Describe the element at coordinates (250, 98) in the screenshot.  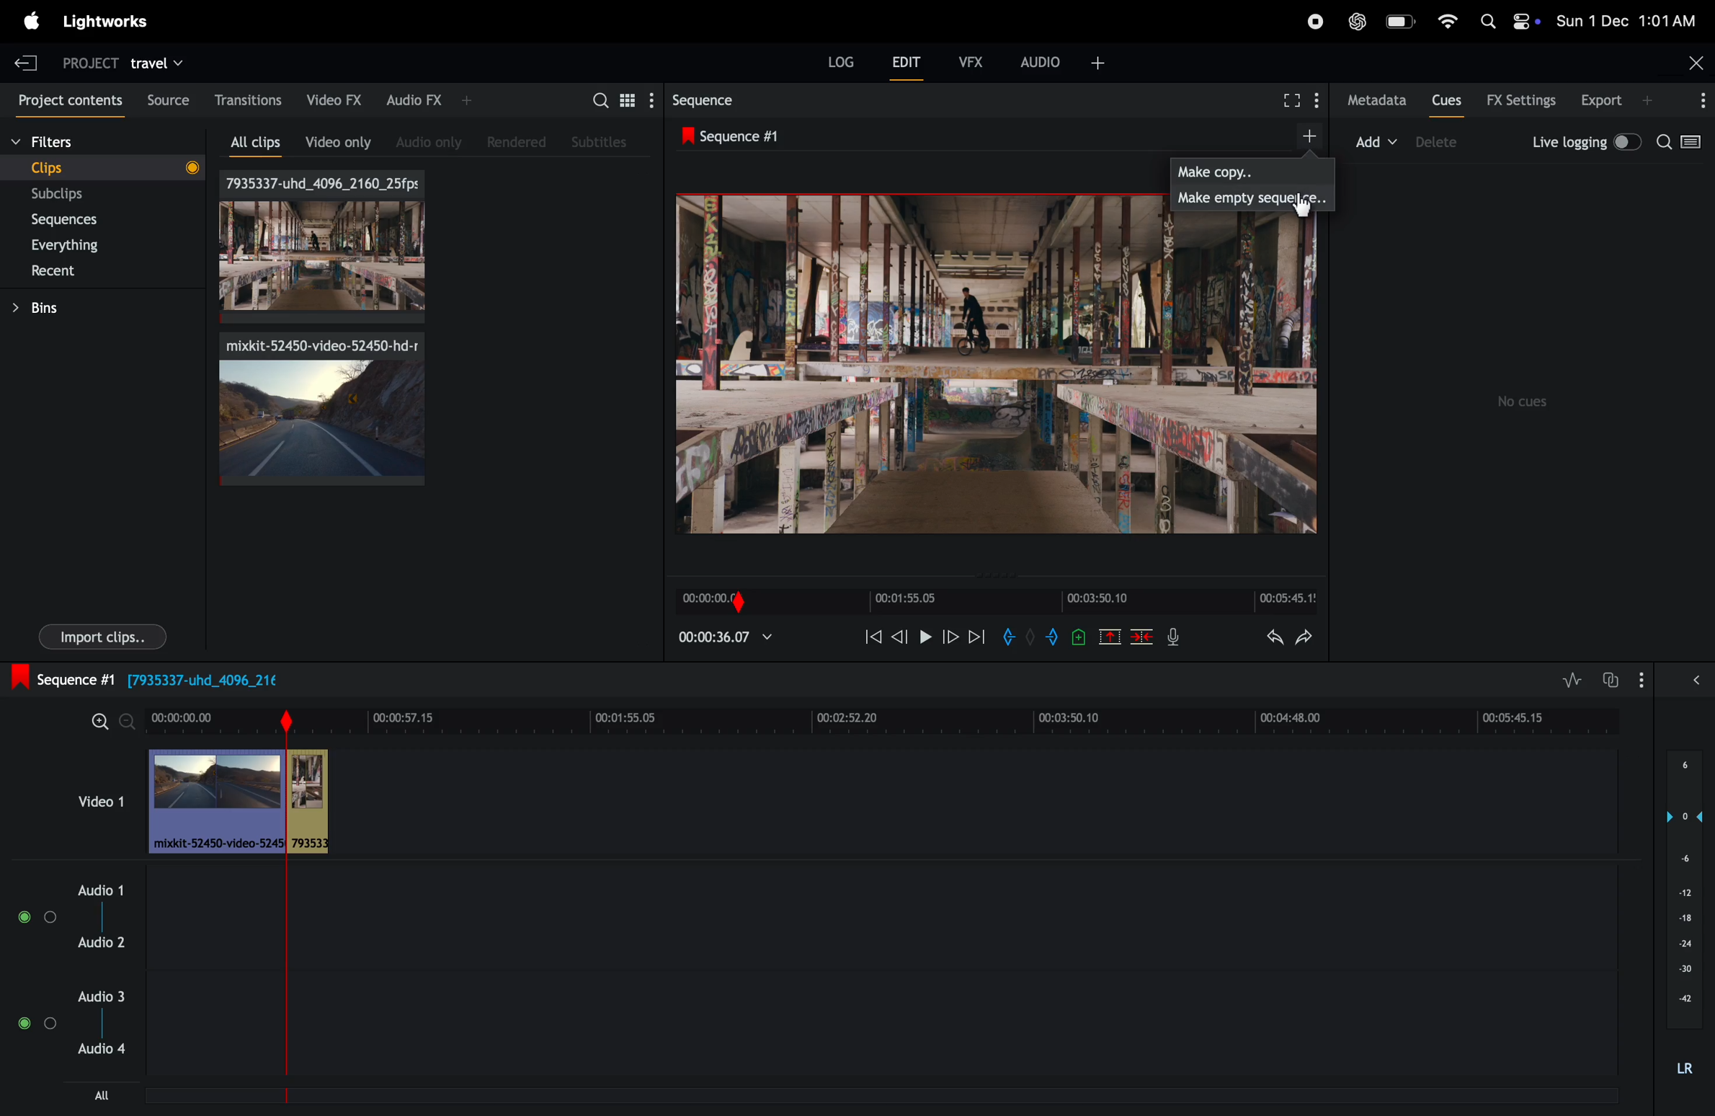
I see `transitions` at that location.